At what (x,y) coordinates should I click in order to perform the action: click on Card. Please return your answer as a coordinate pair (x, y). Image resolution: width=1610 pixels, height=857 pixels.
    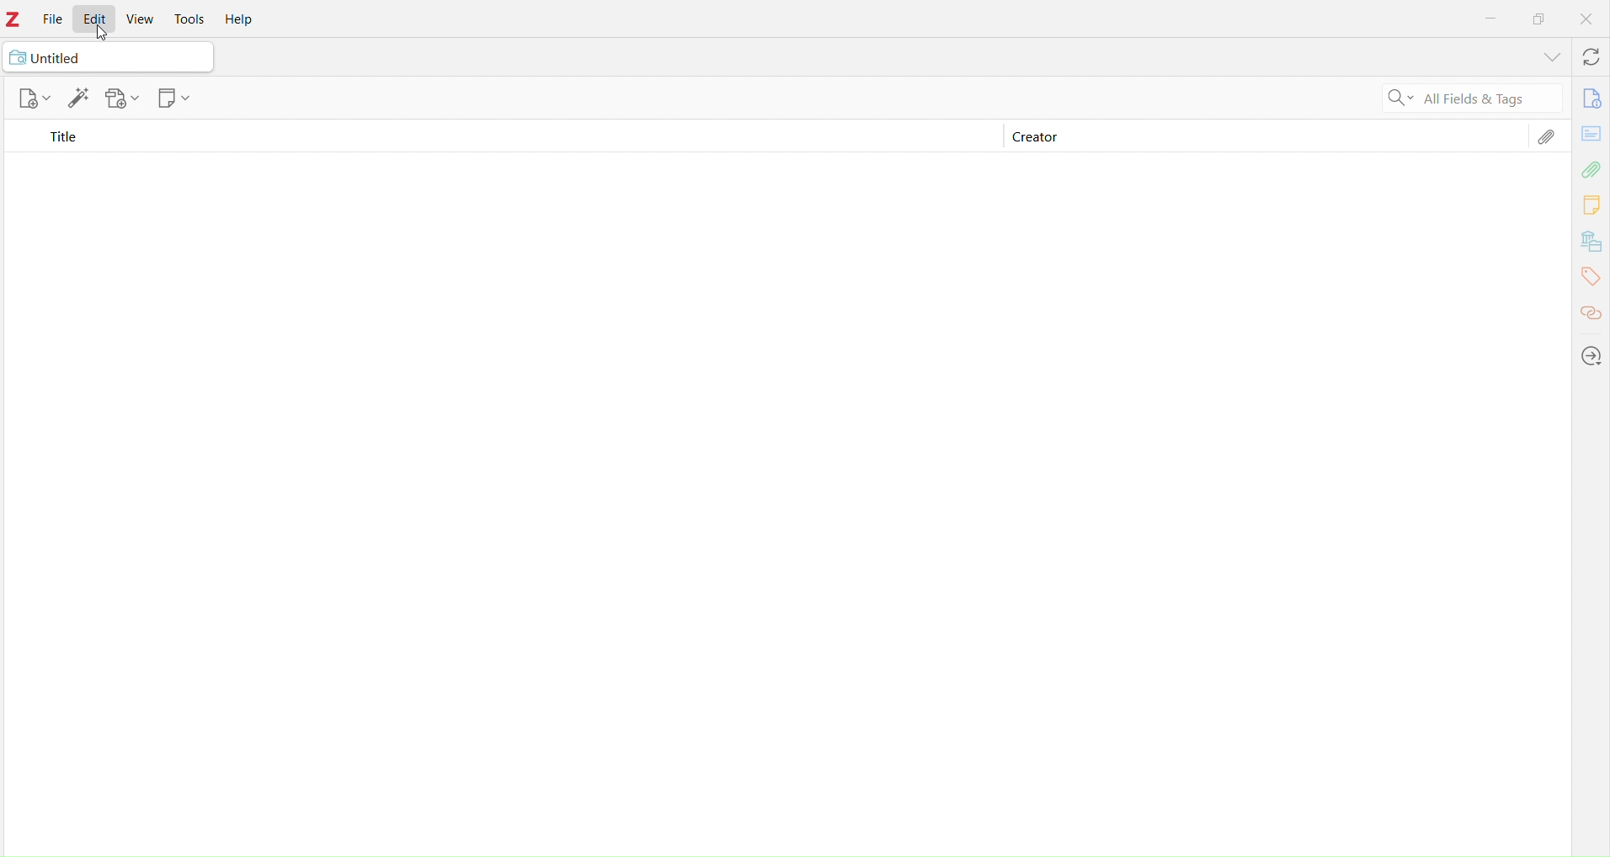
    Looking at the image, I should click on (1591, 132).